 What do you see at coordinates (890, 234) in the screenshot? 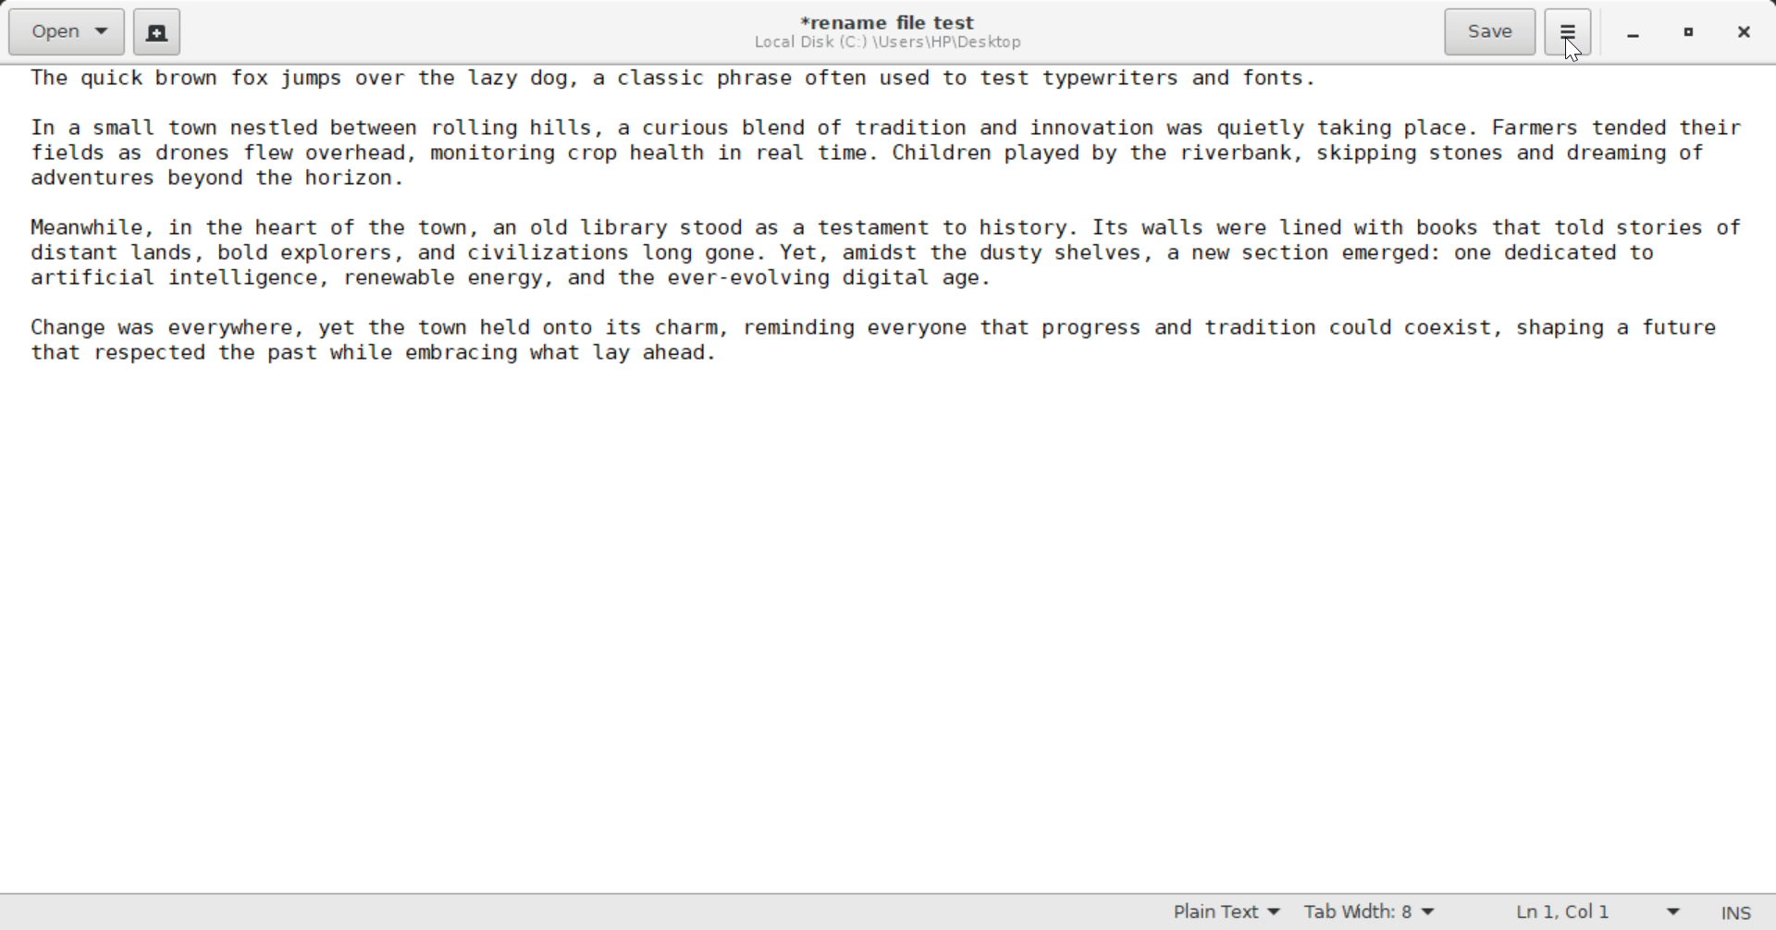
I see `The quick brown fox jumps over the lazy dog, a classic phrase often used to test typewriters and fonts.In a small town nestled between rolling hills, a curious blend of tradition and innovation was quietly taking place. Farmers tended theirfields as drones flew overhead, monitoring crop health in real time. Children played by the riverbank, skipping stones and dreaming ofadventures beyond the horizon.Meanwhile, in the heart of the town, an old library stood as a testament to history. Its walls were lined with books that told stories ofdistant lands, bold explorers, and civilizations long gone. Yet, amidst the dusty shelves, a new section emerged: one dedicated toartificial intelligence, renewable energy, and the ever-evolving digital age.Change was everywhere, yet the town held onto its charm, reminding everyone that progress and tradition could coexist, shaping a futurethat respected the past while embracing what lay ahead.` at bounding box center [890, 234].